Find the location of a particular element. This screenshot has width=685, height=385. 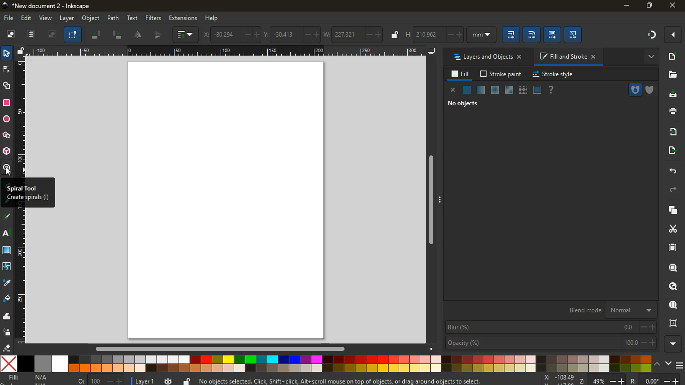

o is located at coordinates (97, 380).